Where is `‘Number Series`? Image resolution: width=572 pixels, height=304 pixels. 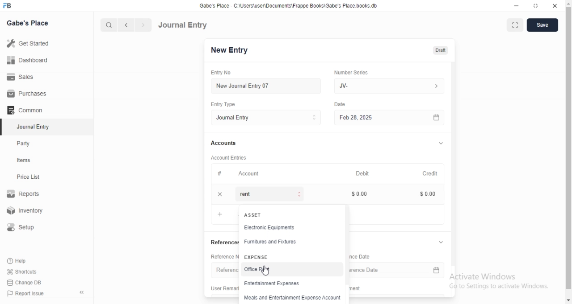 ‘Number Series is located at coordinates (354, 72).